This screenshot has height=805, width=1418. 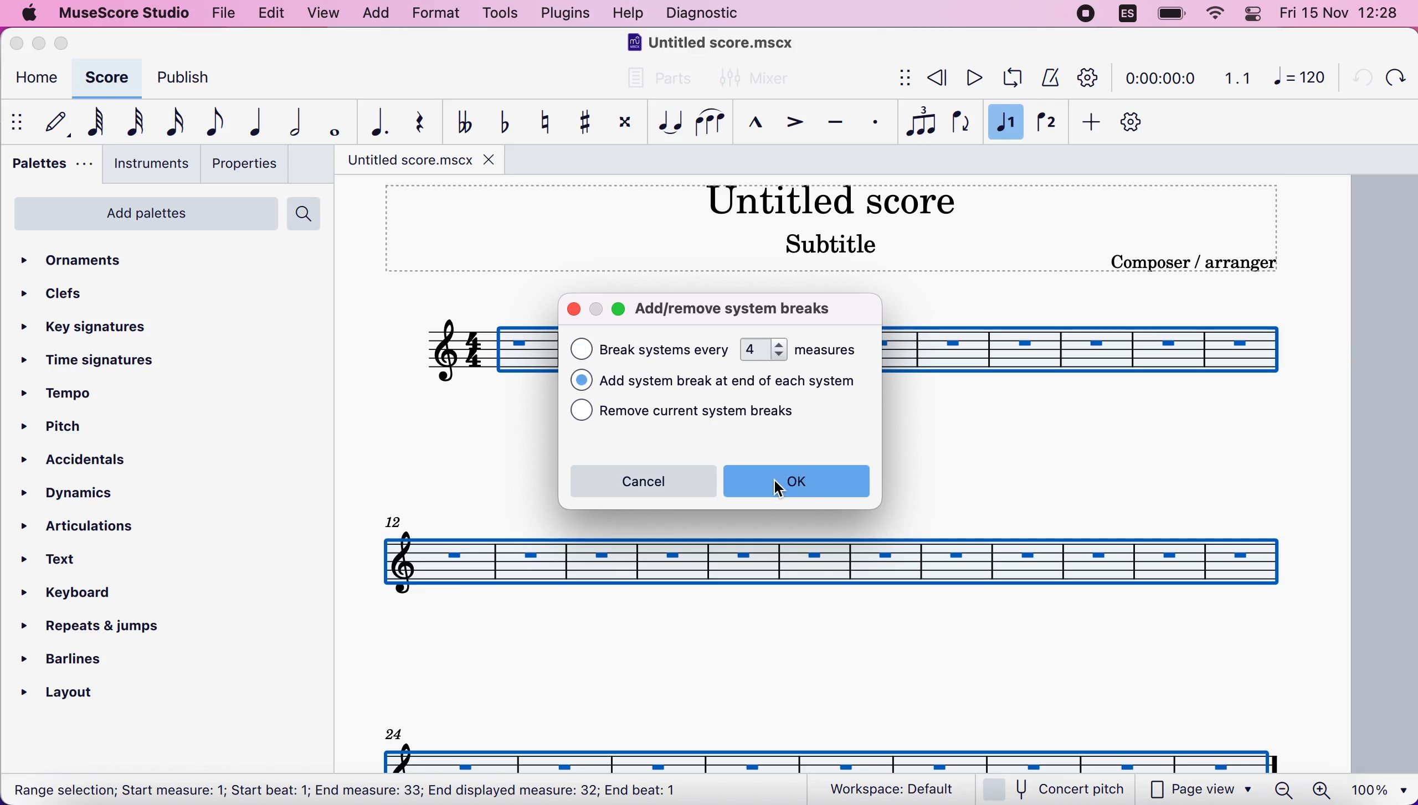 I want to click on page view, so click(x=1201, y=790).